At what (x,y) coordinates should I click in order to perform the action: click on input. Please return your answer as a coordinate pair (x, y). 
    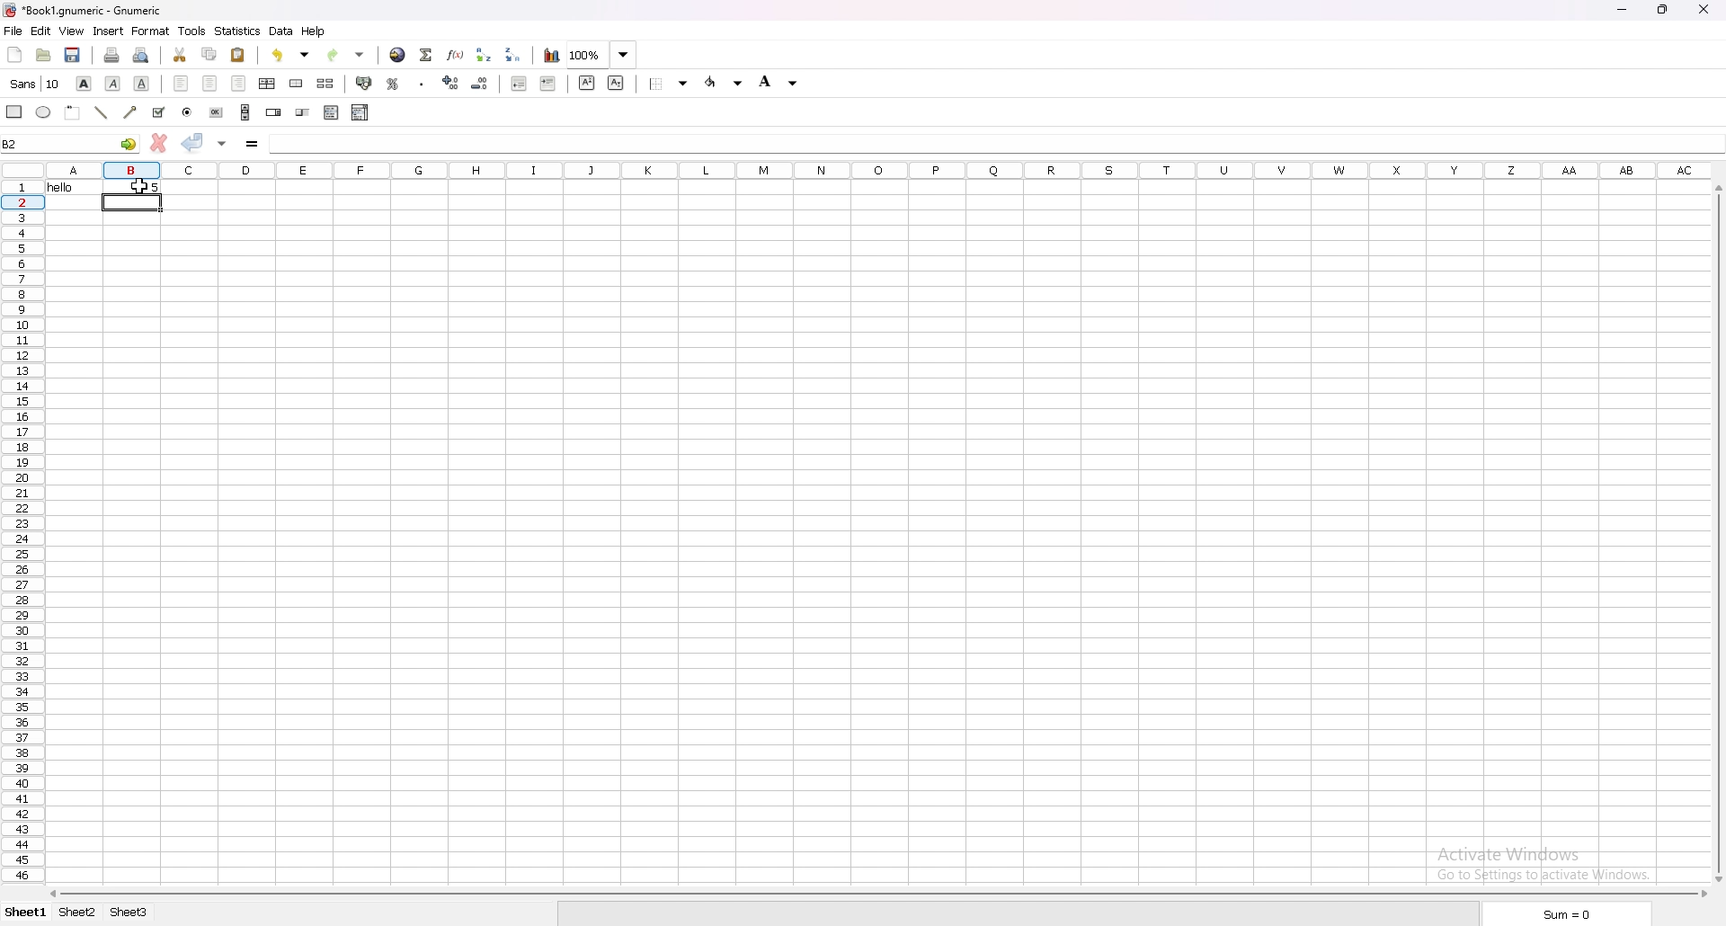
    Looking at the image, I should click on (299, 144).